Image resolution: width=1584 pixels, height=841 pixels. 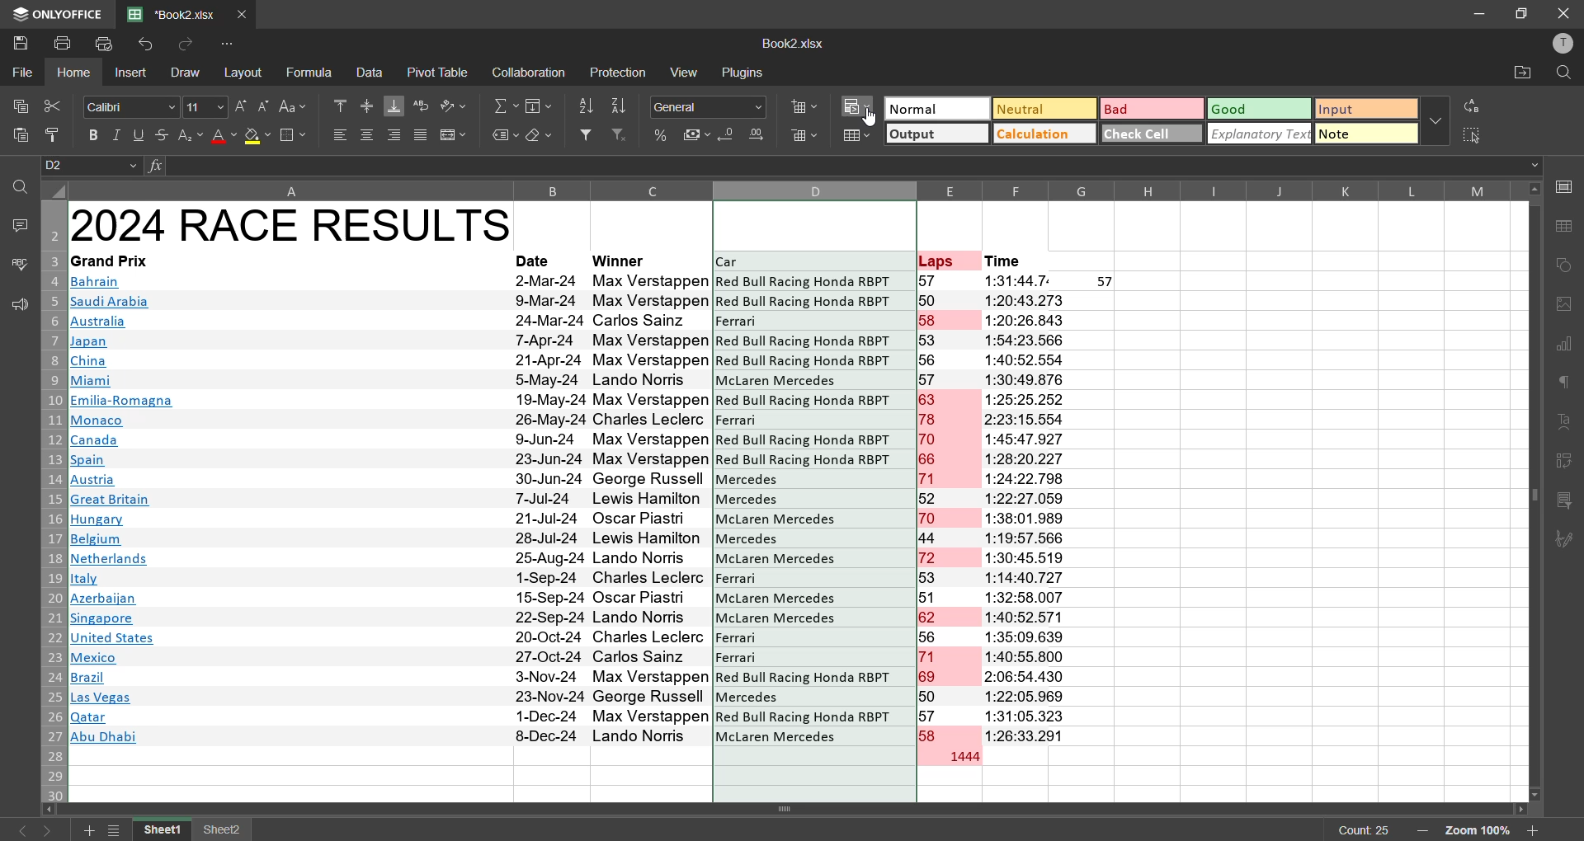 What do you see at coordinates (1040, 108) in the screenshot?
I see `neutral` at bounding box center [1040, 108].